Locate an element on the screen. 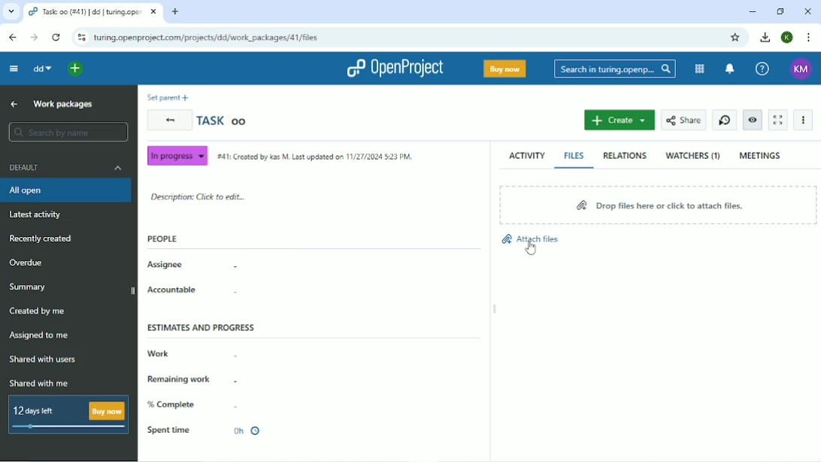 The height and width of the screenshot is (462, 821). Download is located at coordinates (765, 38).